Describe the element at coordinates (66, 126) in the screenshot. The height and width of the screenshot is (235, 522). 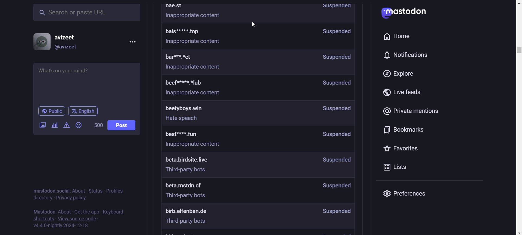
I see `add content warning` at that location.